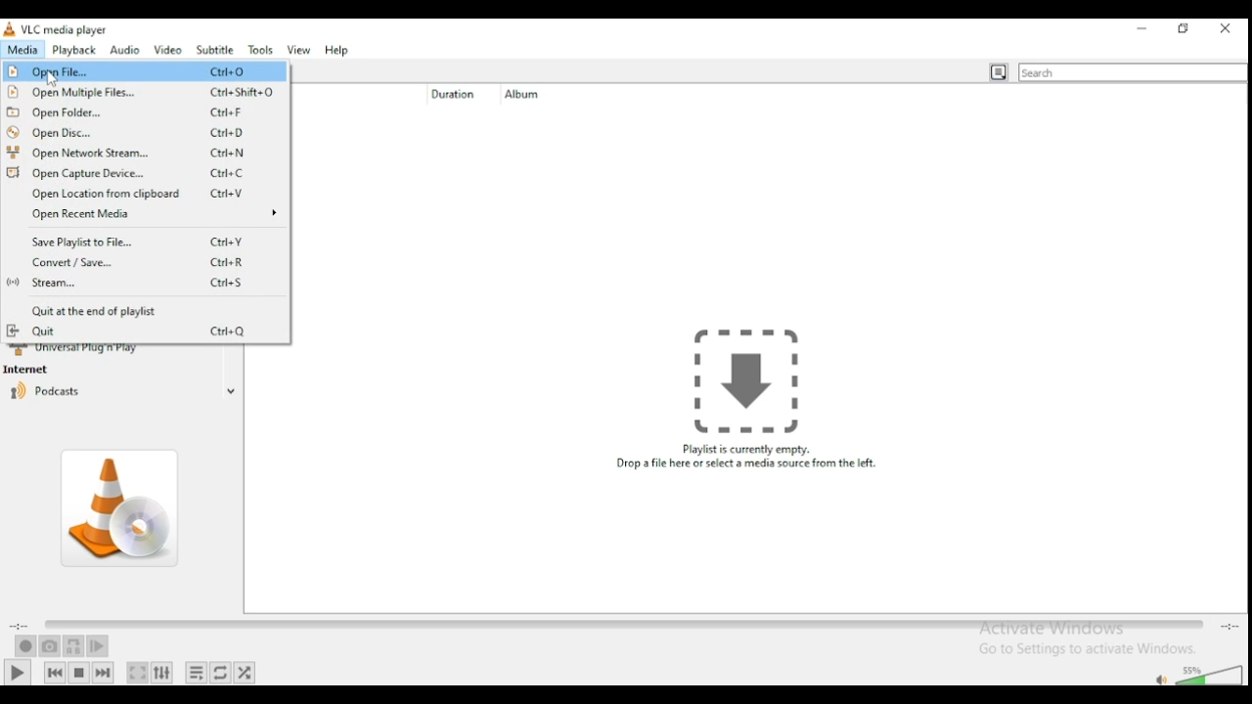 This screenshot has width=1252, height=704. What do you see at coordinates (147, 93) in the screenshot?
I see `open multiple files` at bounding box center [147, 93].